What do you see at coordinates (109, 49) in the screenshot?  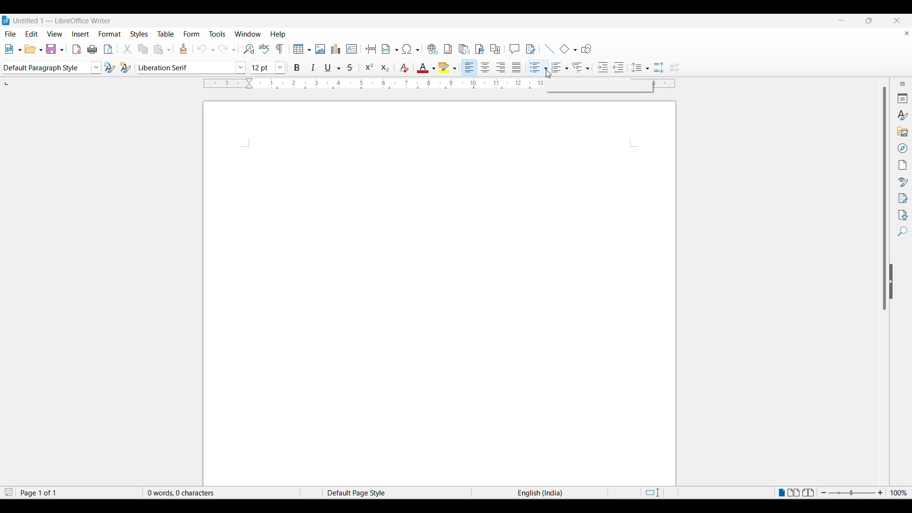 I see `toggle print preview` at bounding box center [109, 49].